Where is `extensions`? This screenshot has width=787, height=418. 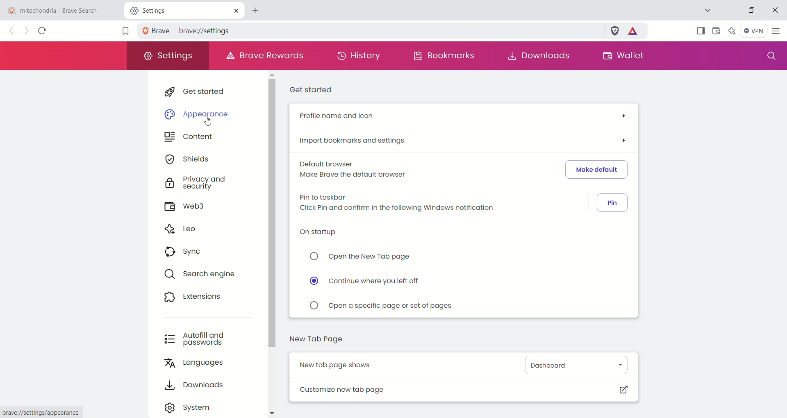 extensions is located at coordinates (192, 297).